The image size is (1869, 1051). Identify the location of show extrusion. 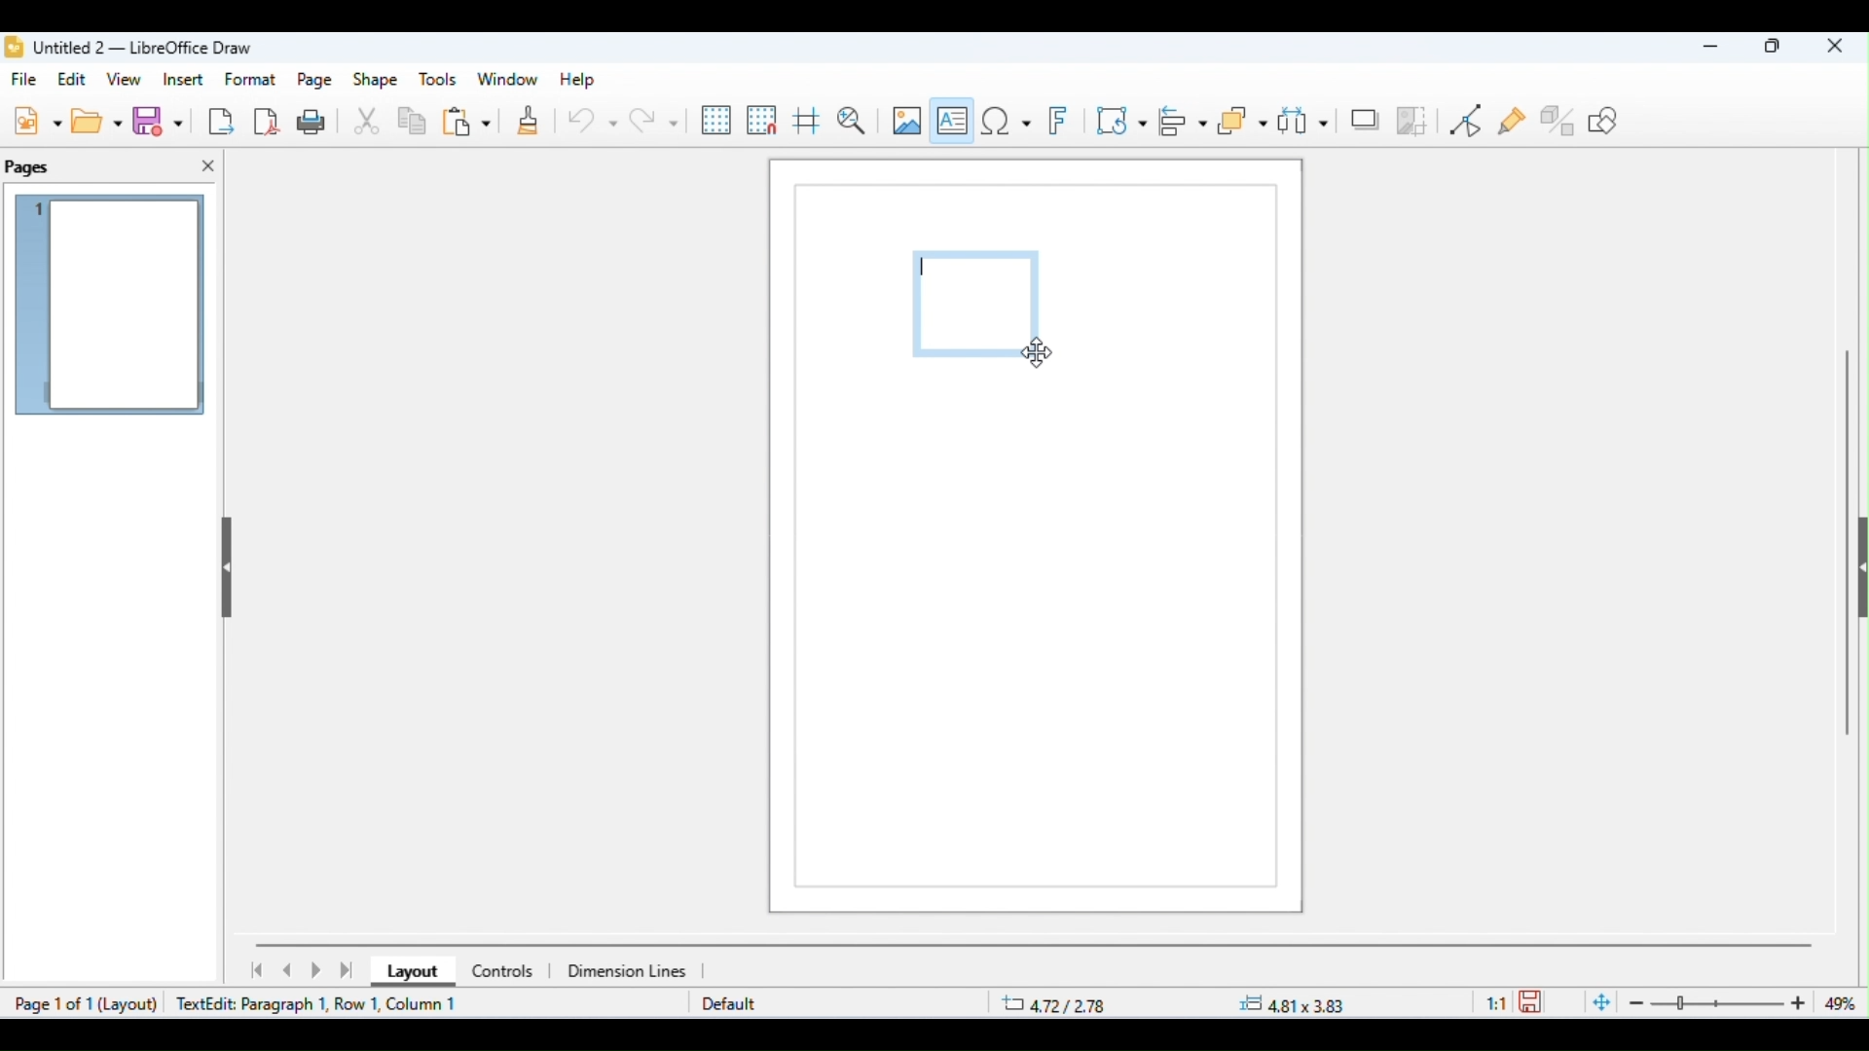
(1559, 120).